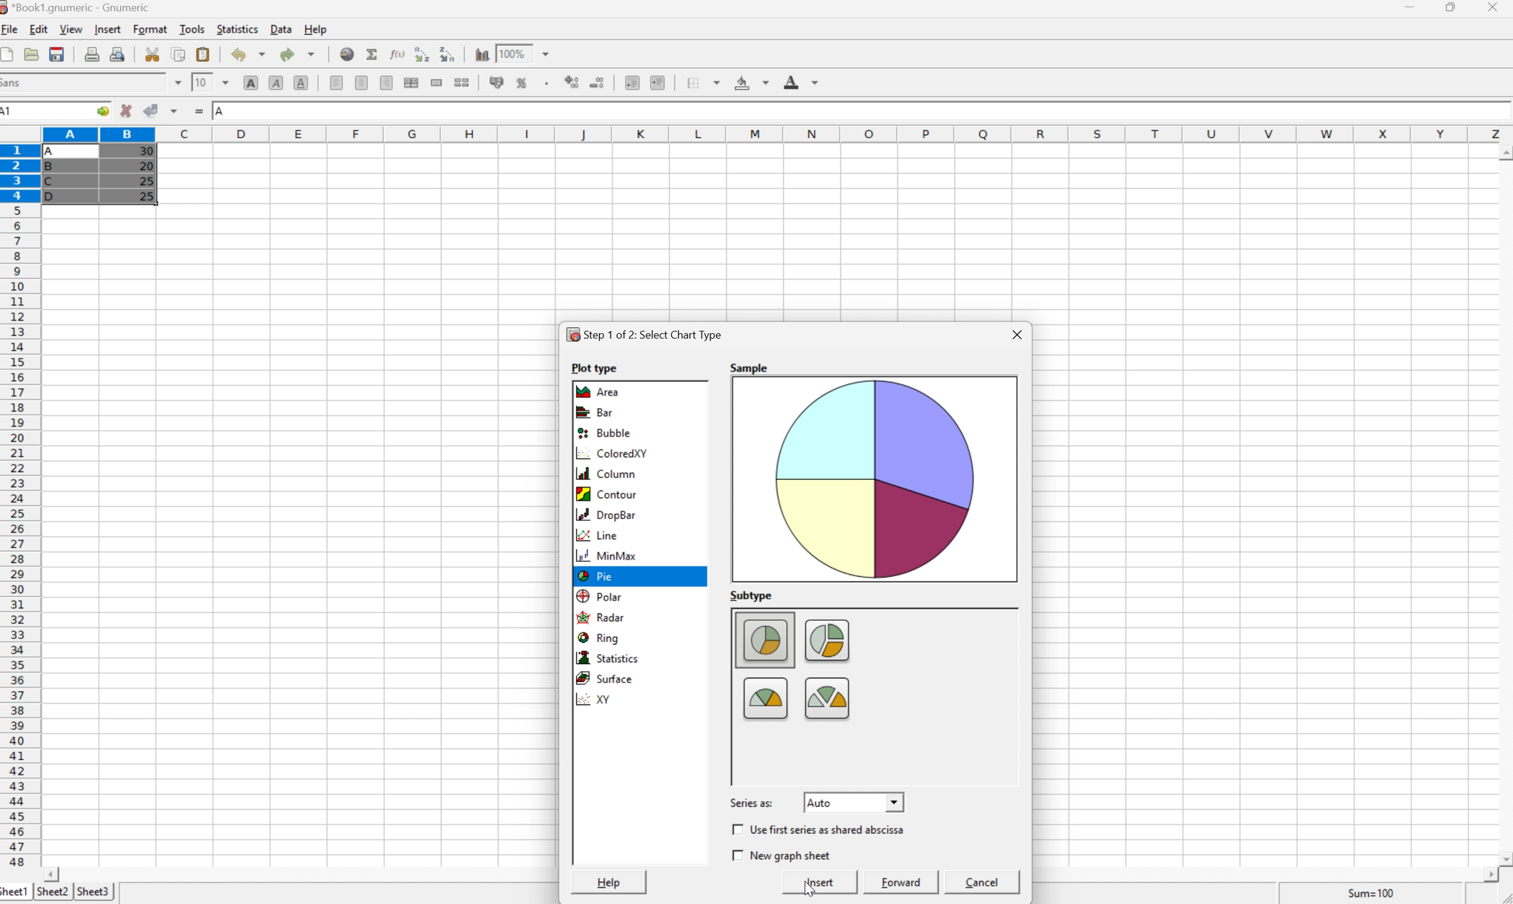 The image size is (1513, 904). What do you see at coordinates (803, 82) in the screenshot?
I see `Foreground` at bounding box center [803, 82].